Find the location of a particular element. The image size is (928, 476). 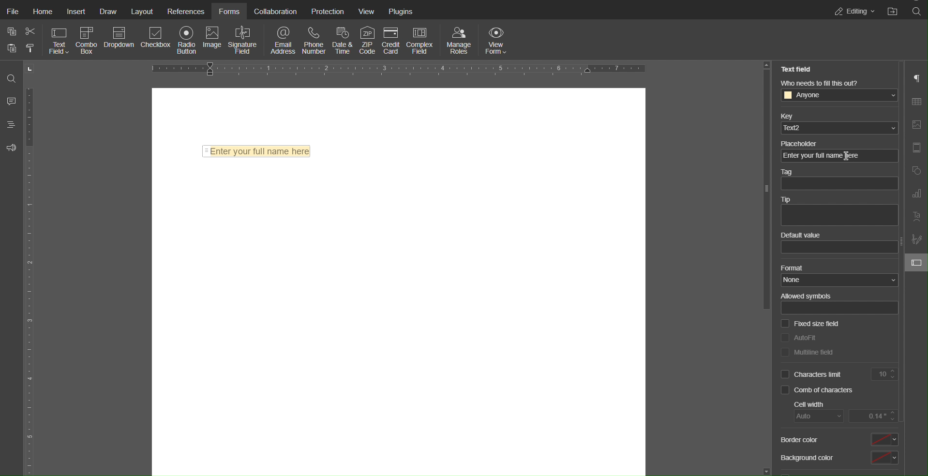

Default value is located at coordinates (837, 243).